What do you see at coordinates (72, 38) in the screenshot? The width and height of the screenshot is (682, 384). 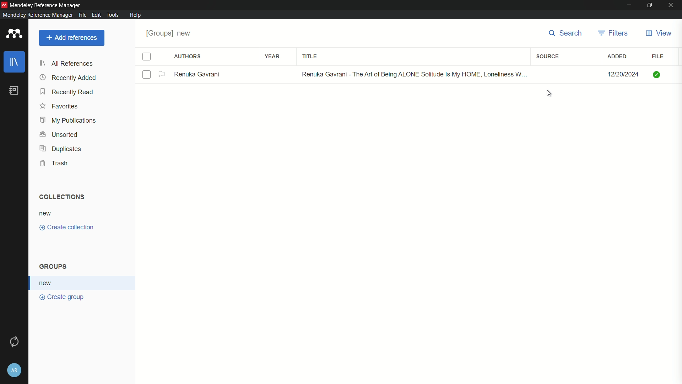 I see `add reference` at bounding box center [72, 38].